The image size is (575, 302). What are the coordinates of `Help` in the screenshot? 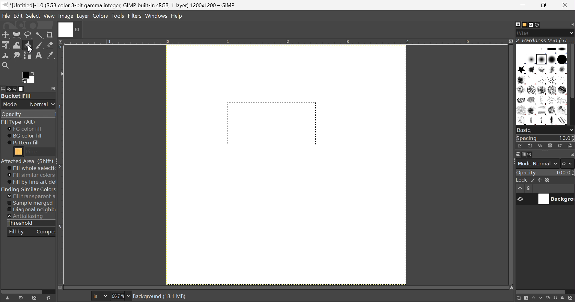 It's located at (177, 16).